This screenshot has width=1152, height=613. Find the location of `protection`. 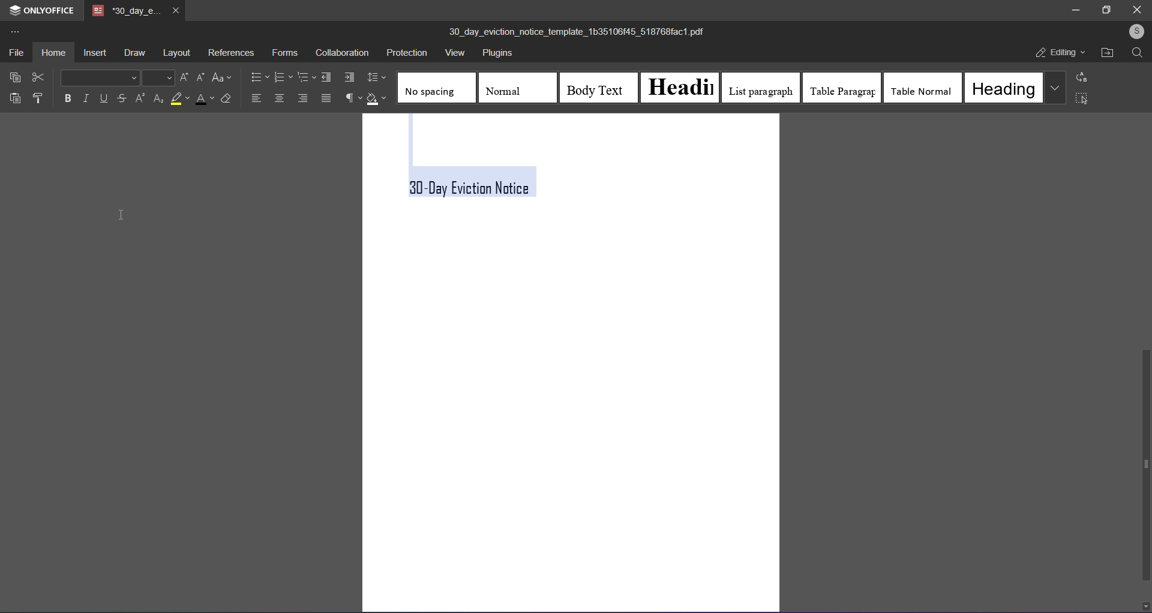

protection is located at coordinates (406, 52).